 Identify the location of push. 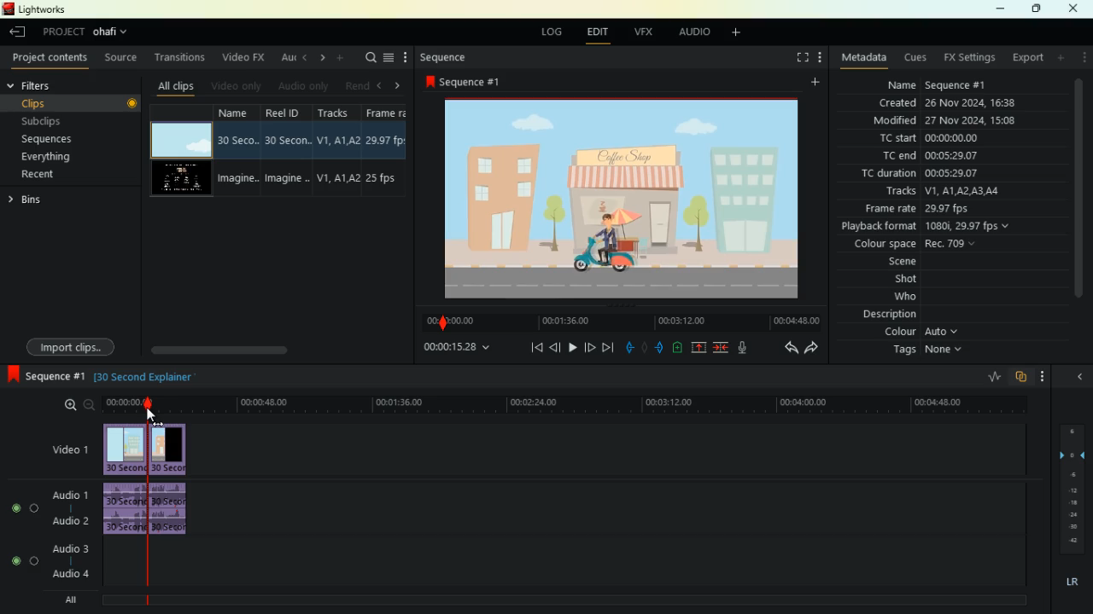
(658, 347).